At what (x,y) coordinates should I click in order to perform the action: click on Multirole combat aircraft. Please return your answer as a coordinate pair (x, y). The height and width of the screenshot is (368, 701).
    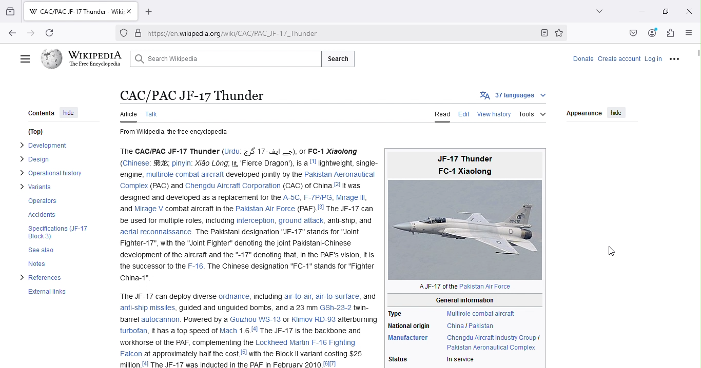
    Looking at the image, I should click on (478, 313).